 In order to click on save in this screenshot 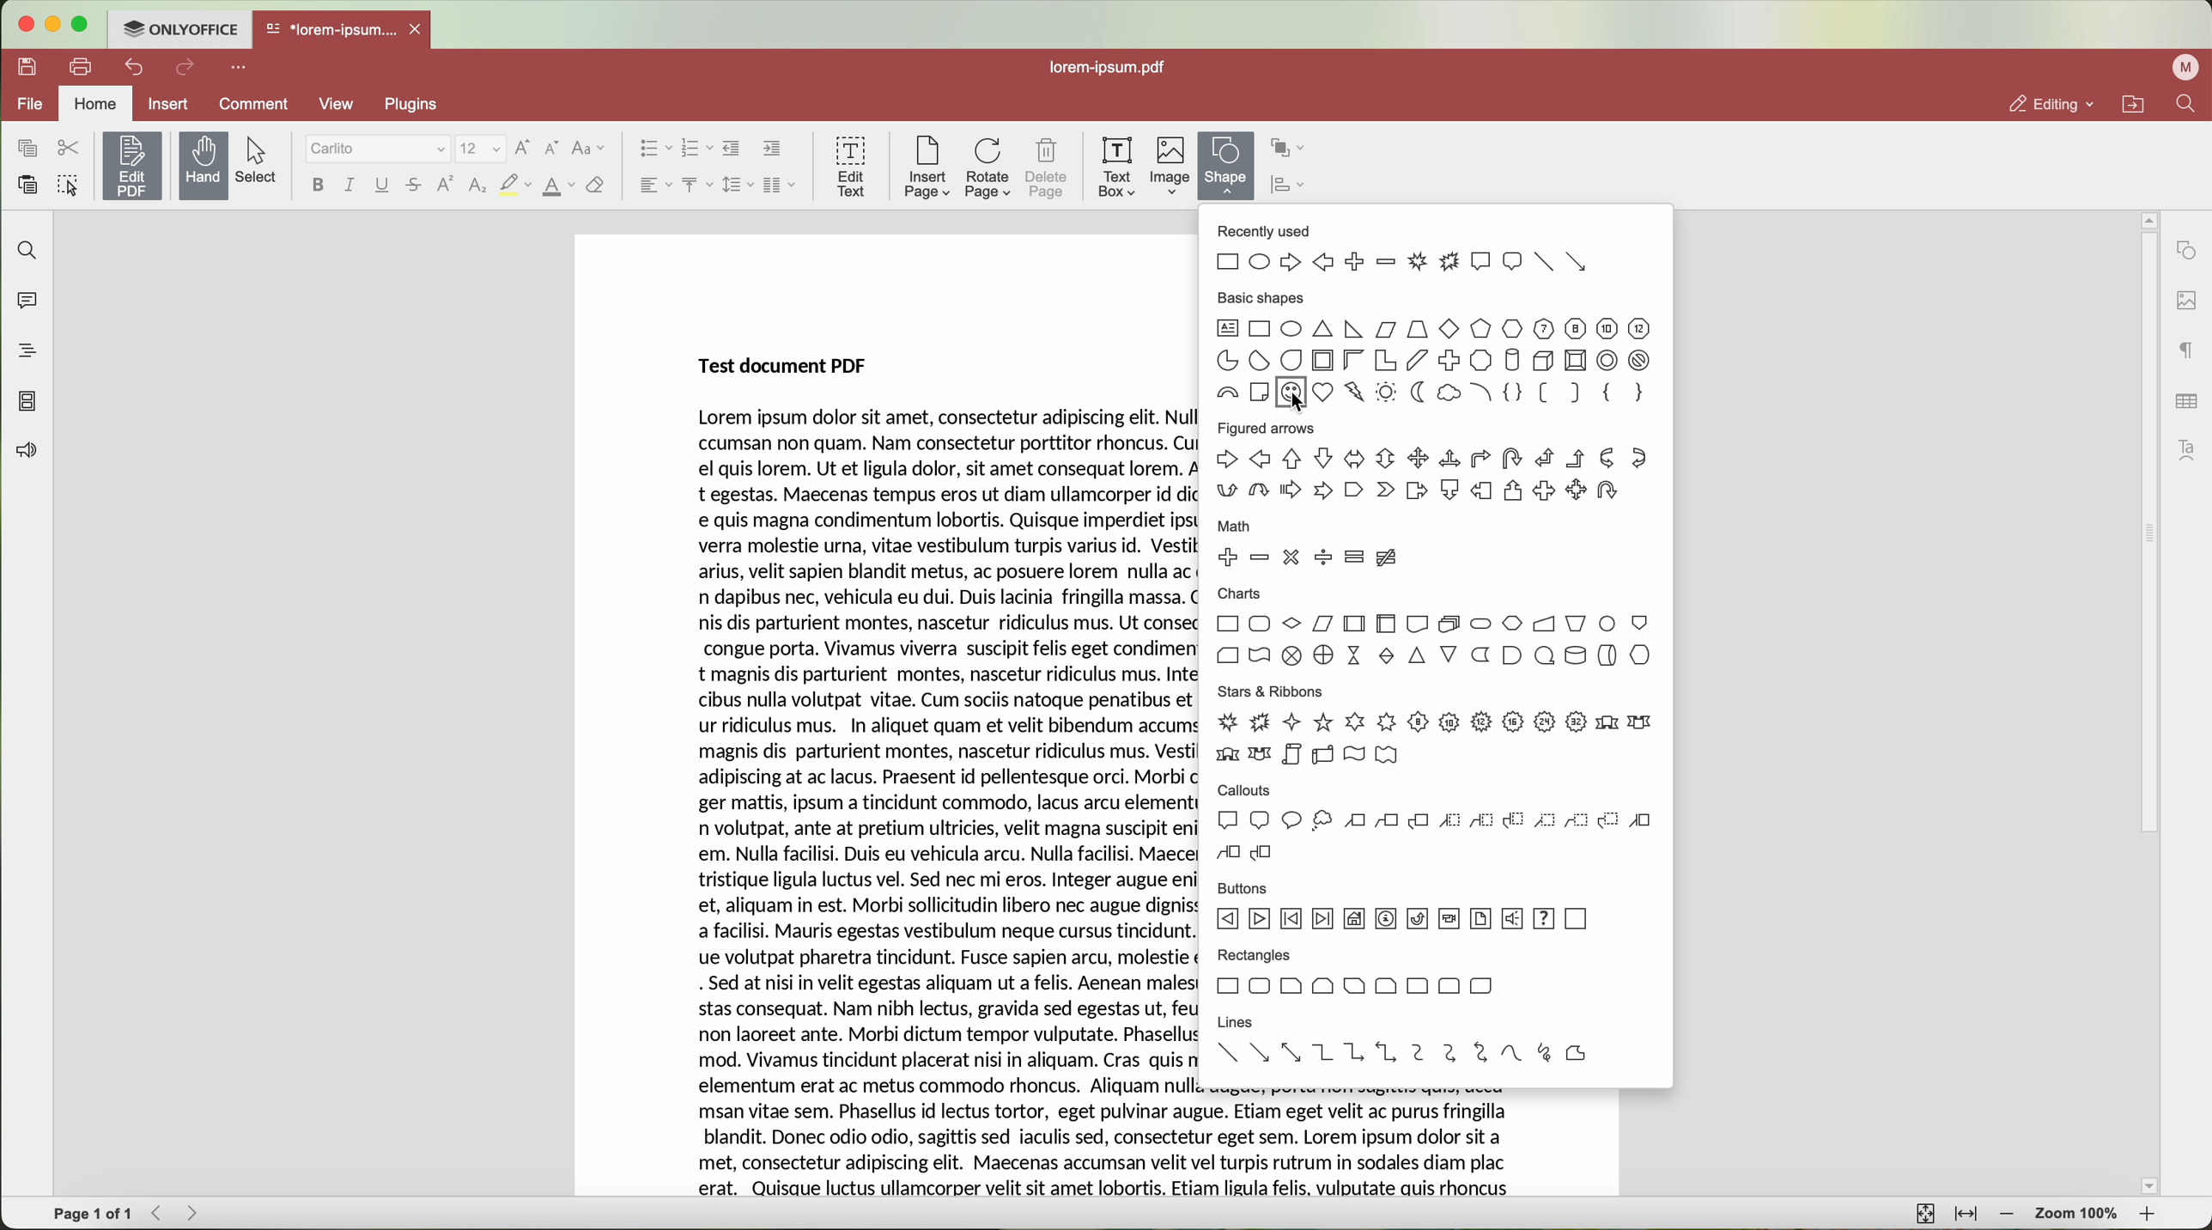, I will do `click(29, 64)`.